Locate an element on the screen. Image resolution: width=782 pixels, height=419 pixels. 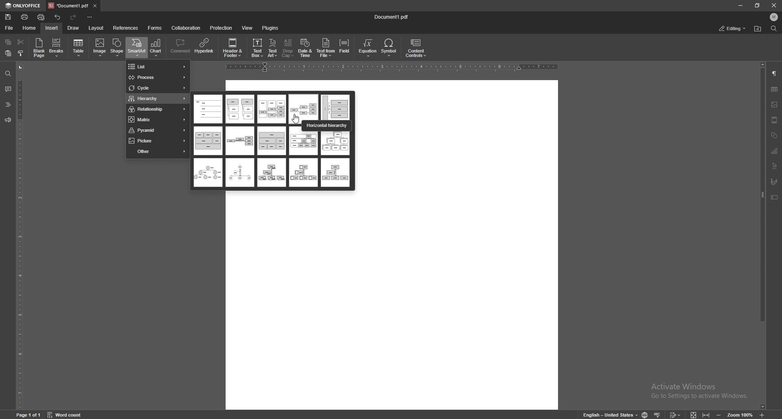
hierarchy smart art is located at coordinates (240, 109).